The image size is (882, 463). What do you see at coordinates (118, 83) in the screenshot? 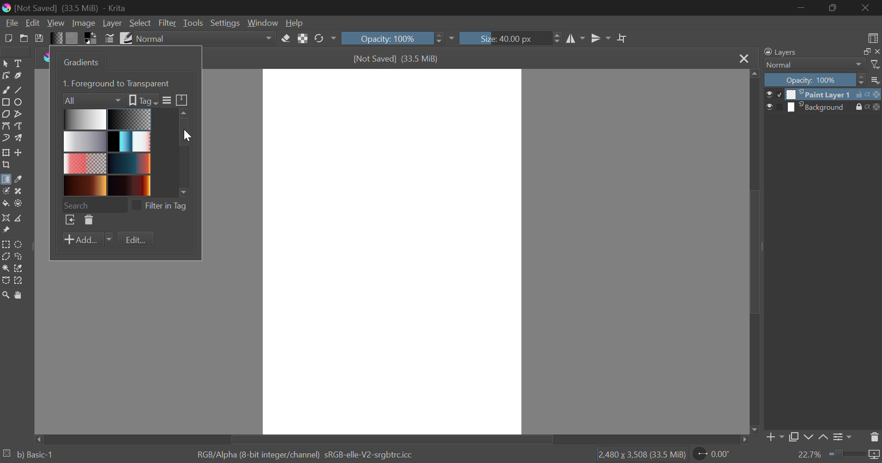
I see `1. Foreground to Transparent` at bounding box center [118, 83].